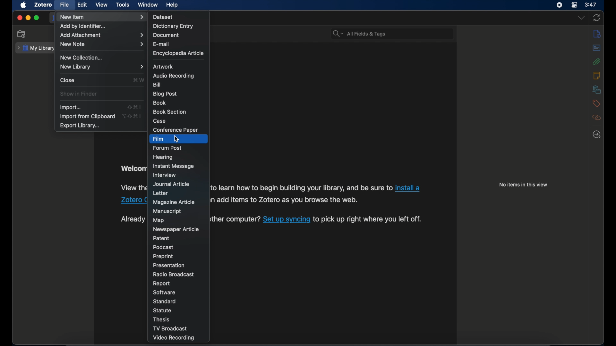 The image size is (616, 346). What do you see at coordinates (28, 18) in the screenshot?
I see `minimize` at bounding box center [28, 18].